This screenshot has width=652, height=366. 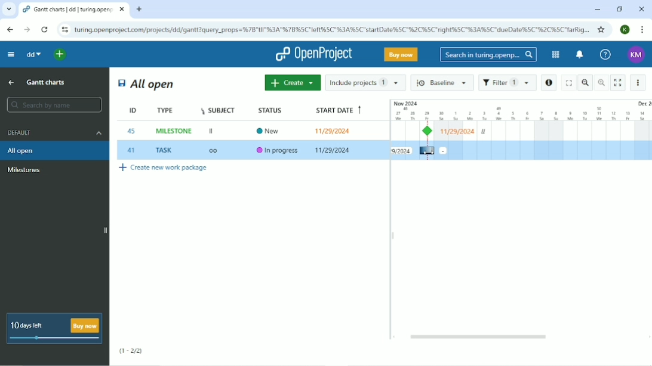 I want to click on Start date, so click(x=337, y=108).